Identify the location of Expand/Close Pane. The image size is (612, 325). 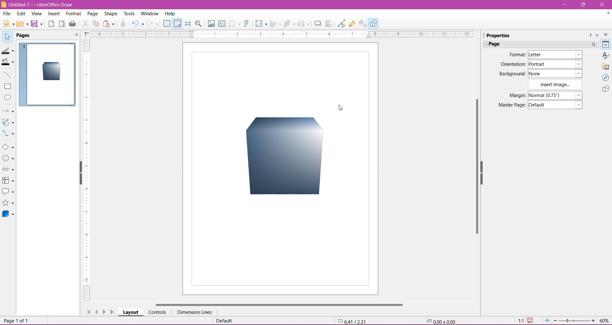
(483, 44).